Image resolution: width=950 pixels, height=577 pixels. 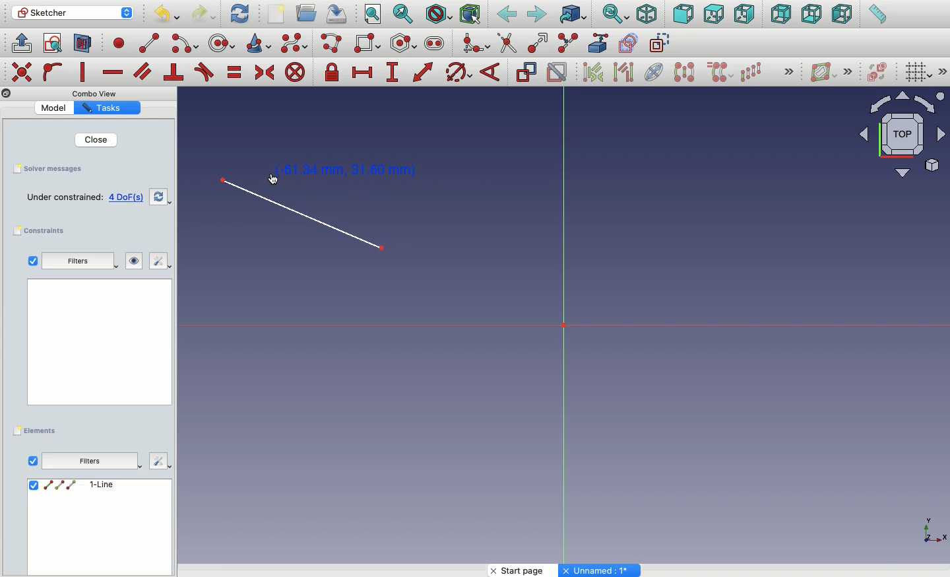 I want to click on Constraints , so click(x=42, y=230).